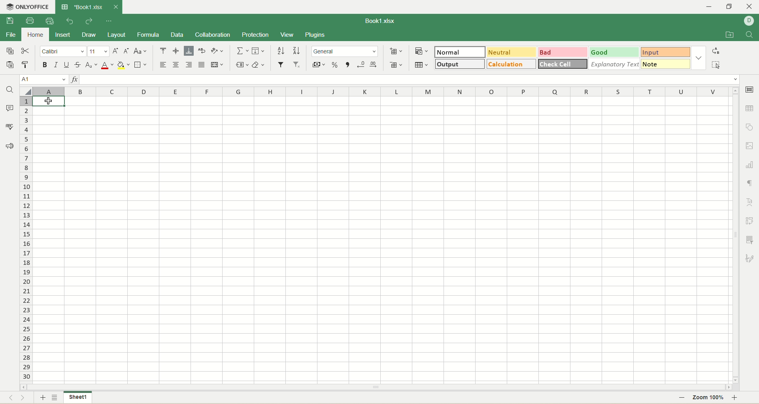  What do you see at coordinates (42, 398) in the screenshot?
I see `new sheet` at bounding box center [42, 398].